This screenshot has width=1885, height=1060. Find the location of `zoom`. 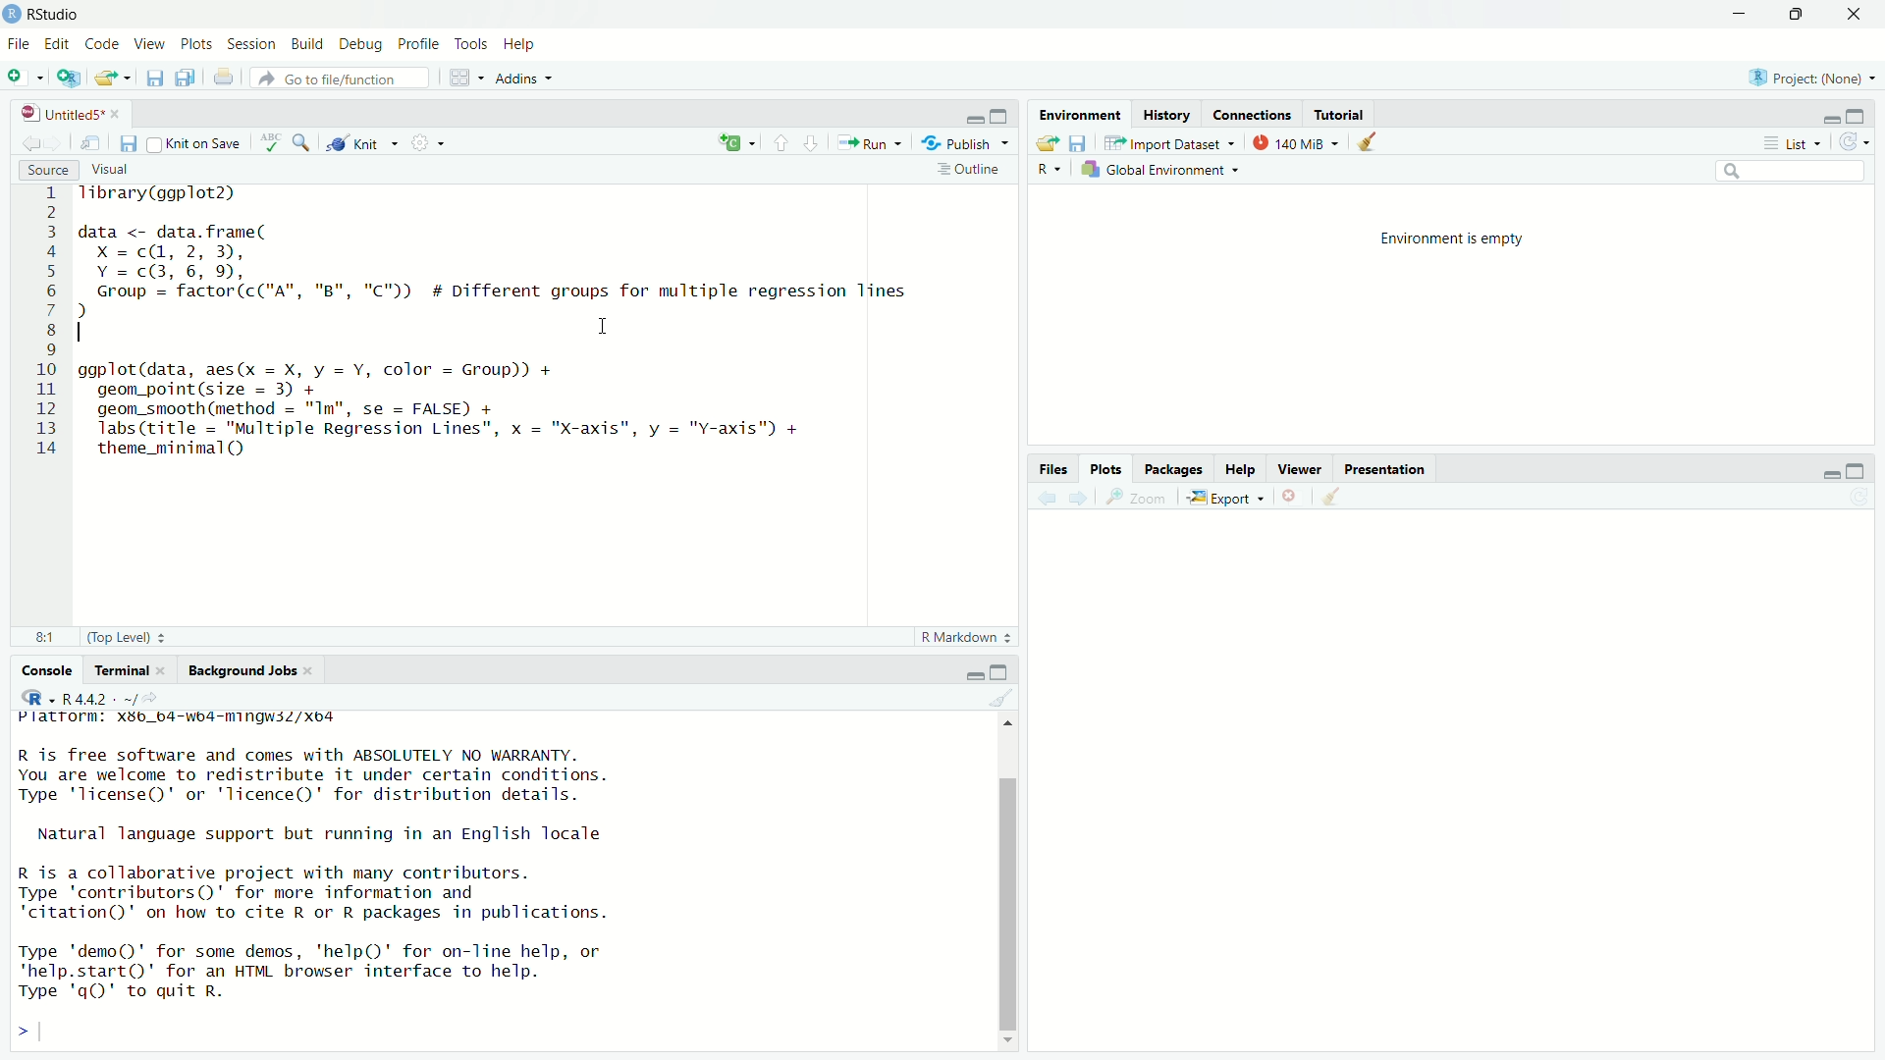

zoom is located at coordinates (300, 142).